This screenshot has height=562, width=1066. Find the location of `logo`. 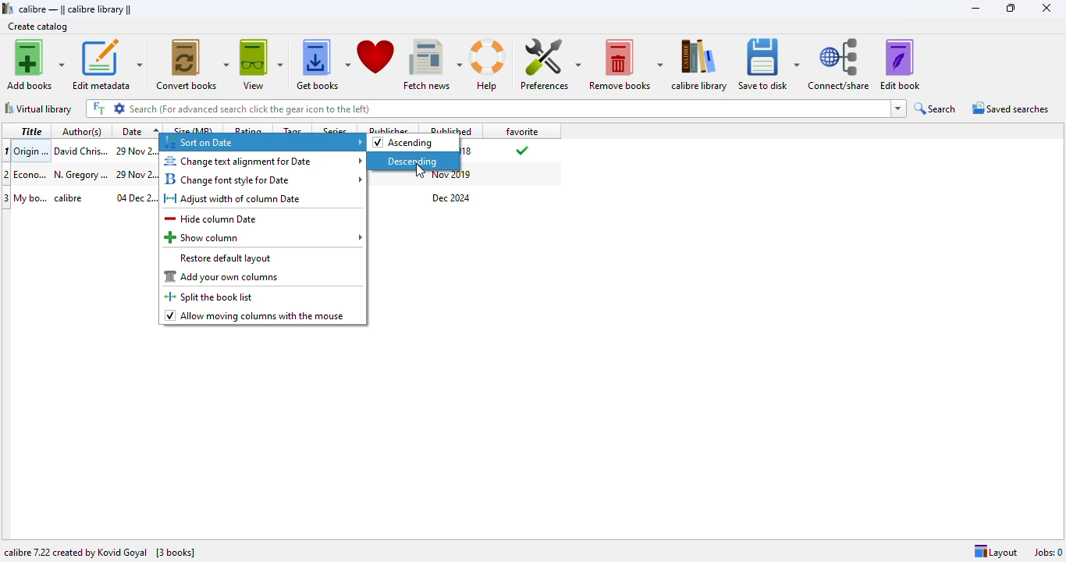

logo is located at coordinates (8, 8).